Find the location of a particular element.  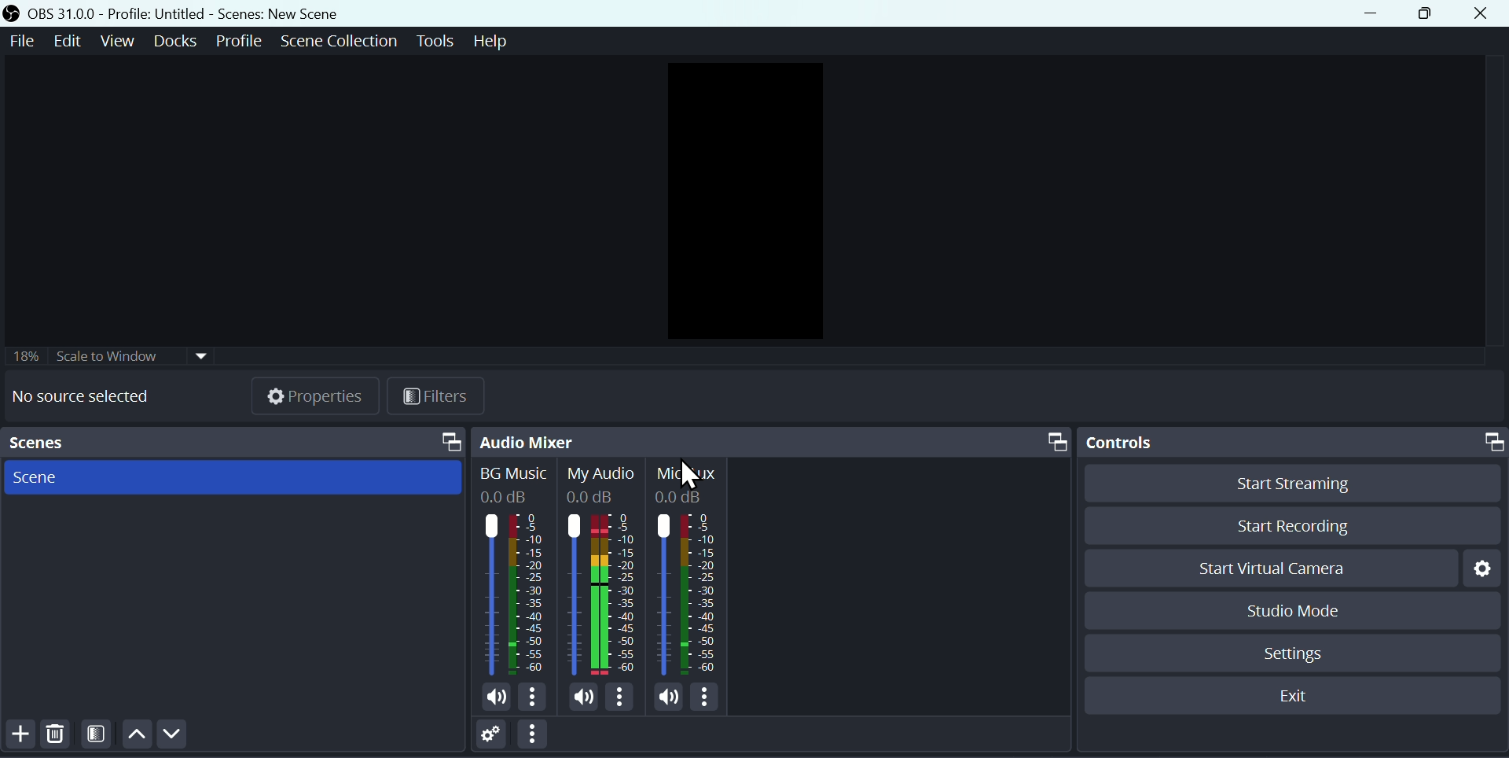

add is located at coordinates (19, 737).